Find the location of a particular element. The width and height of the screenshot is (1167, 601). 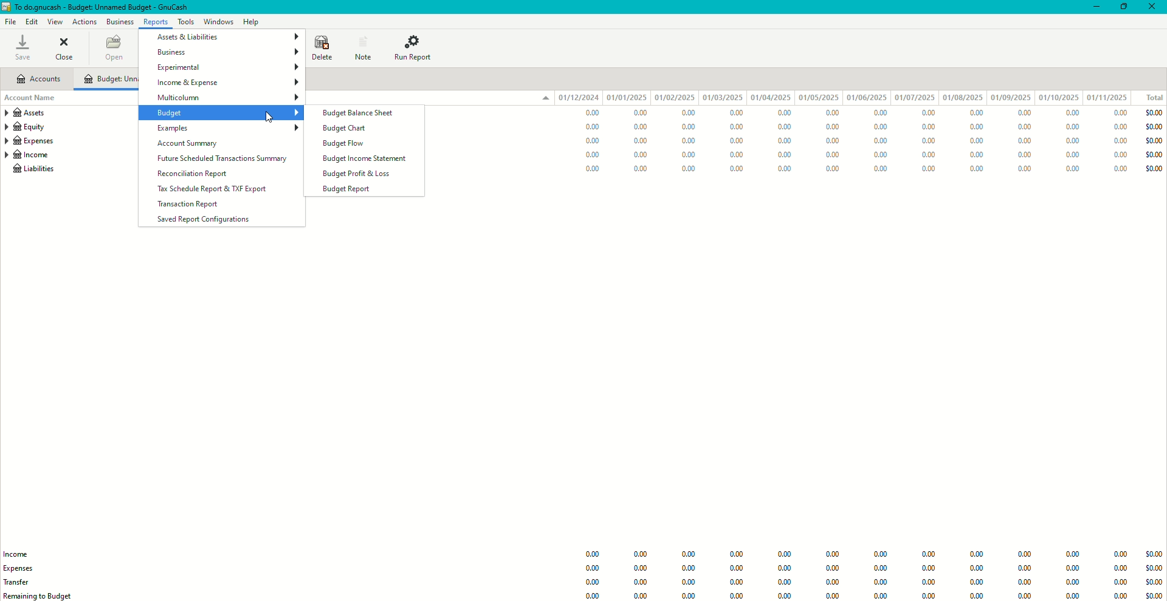

0.00 is located at coordinates (975, 584).